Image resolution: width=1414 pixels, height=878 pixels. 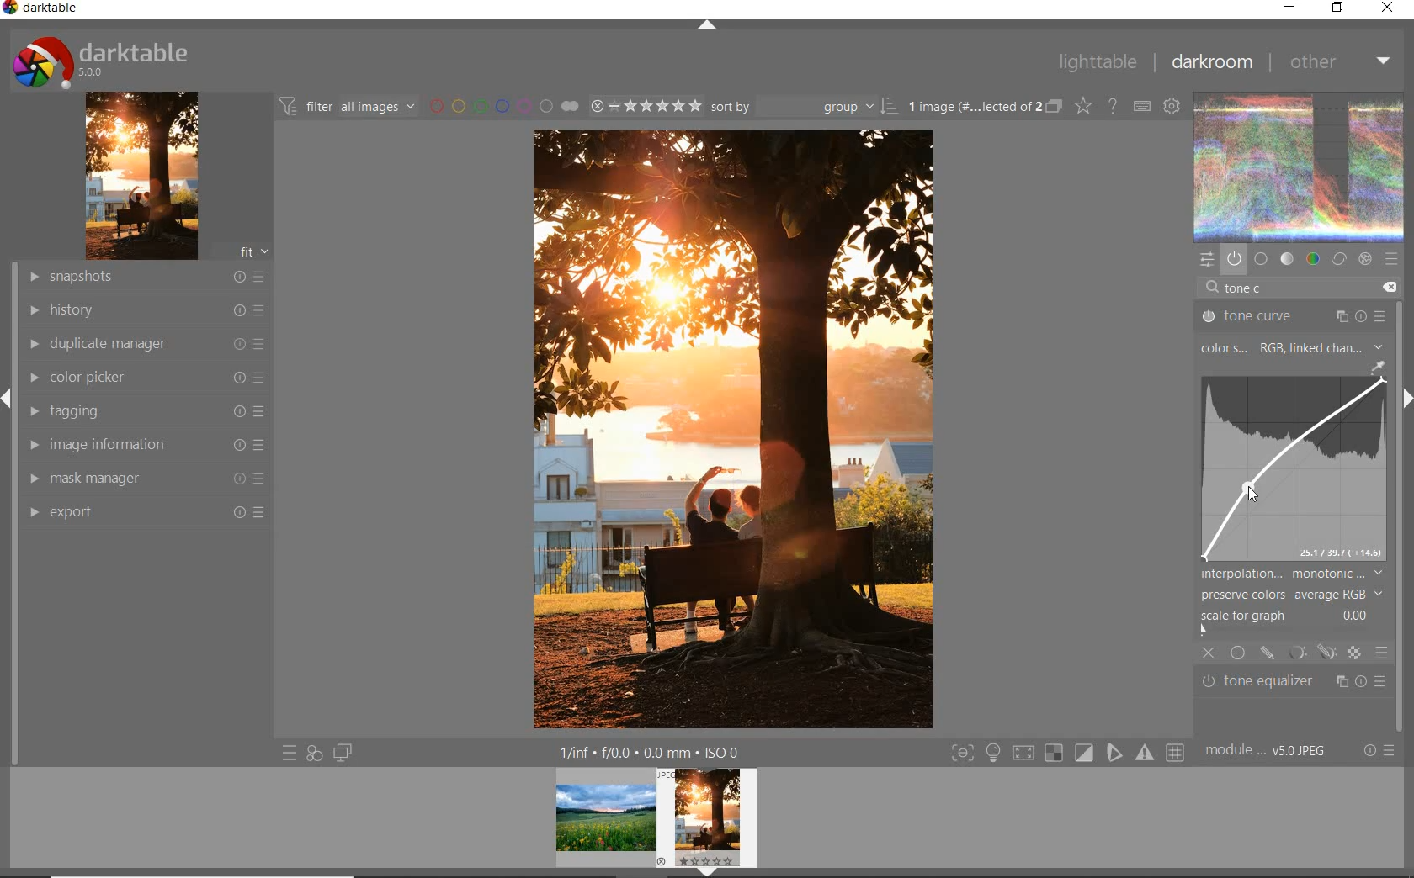 What do you see at coordinates (1378, 368) in the screenshot?
I see `picker tool` at bounding box center [1378, 368].